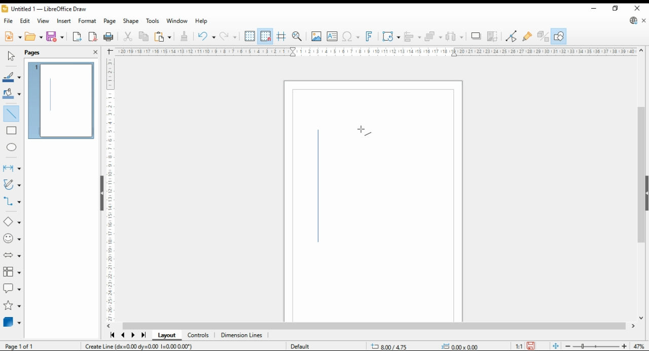  What do you see at coordinates (12, 38) in the screenshot?
I see `new` at bounding box center [12, 38].